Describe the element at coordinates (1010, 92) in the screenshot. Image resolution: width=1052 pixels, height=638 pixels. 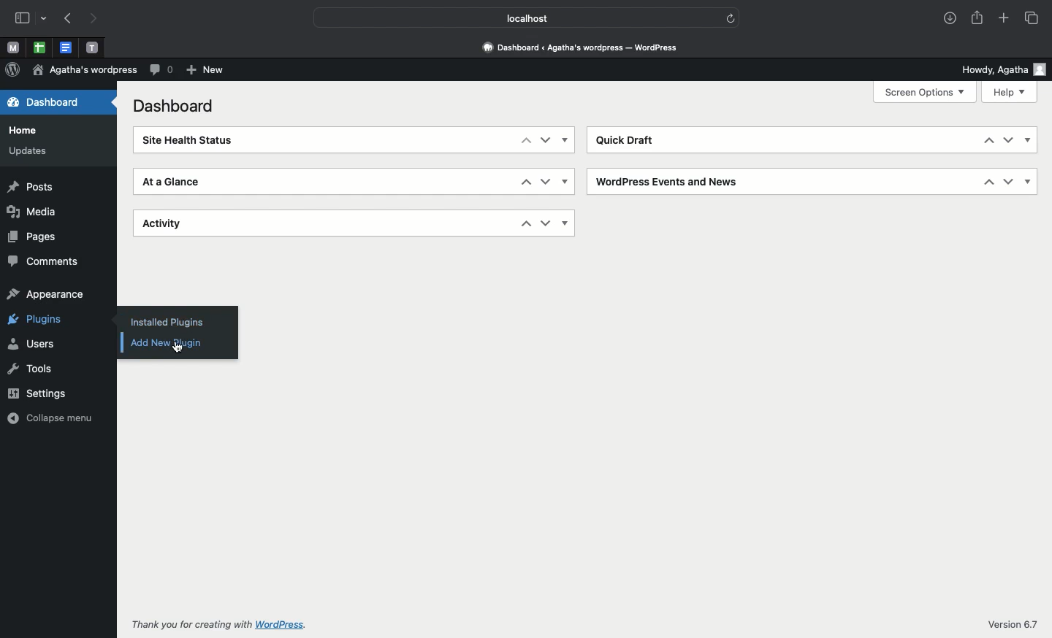
I see `Help` at that location.